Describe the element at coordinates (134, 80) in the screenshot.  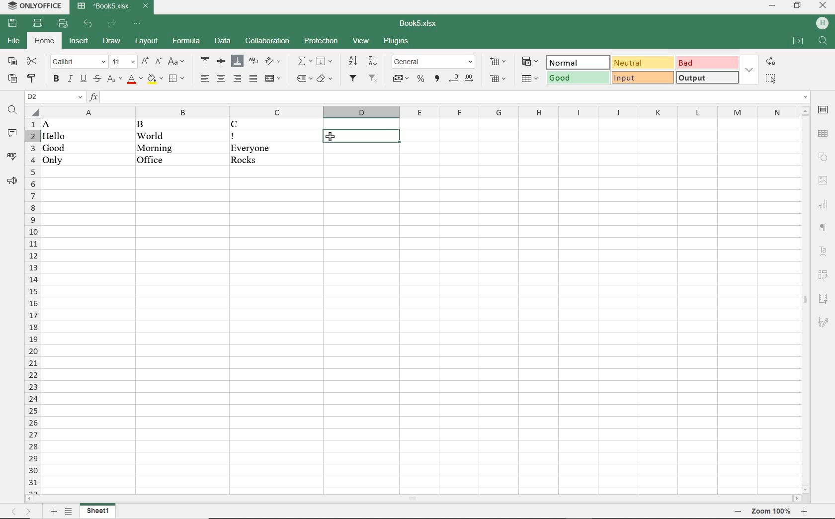
I see `font color` at that location.